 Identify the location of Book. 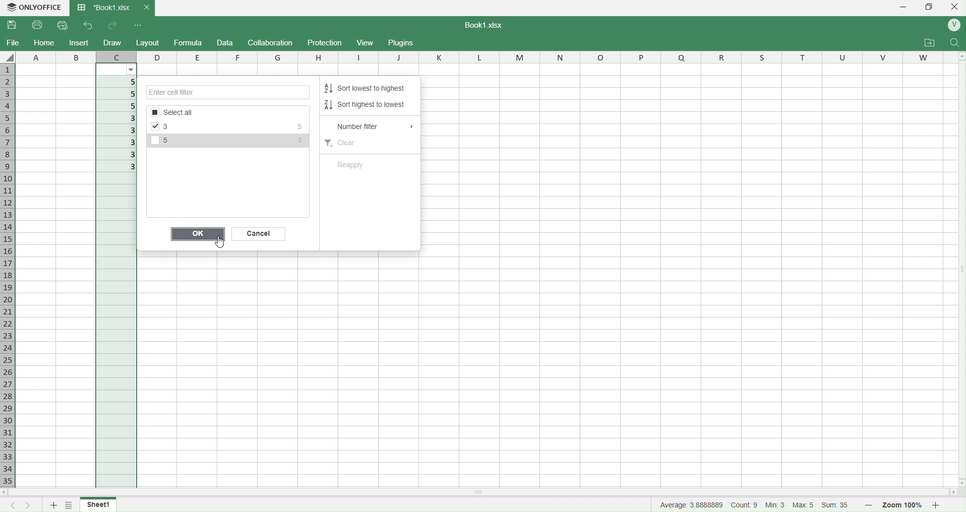
(111, 8).